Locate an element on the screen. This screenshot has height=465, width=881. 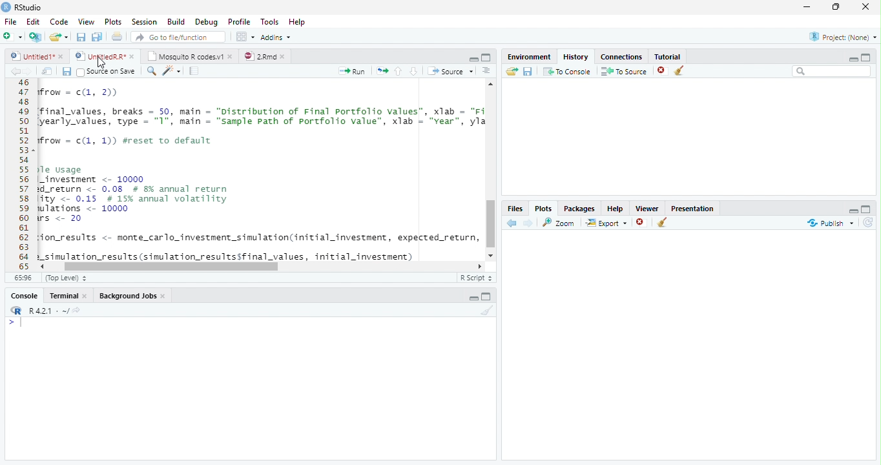
Console is located at coordinates (25, 295).